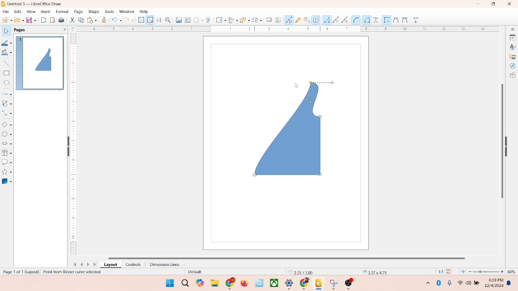  I want to click on undo, so click(117, 21).